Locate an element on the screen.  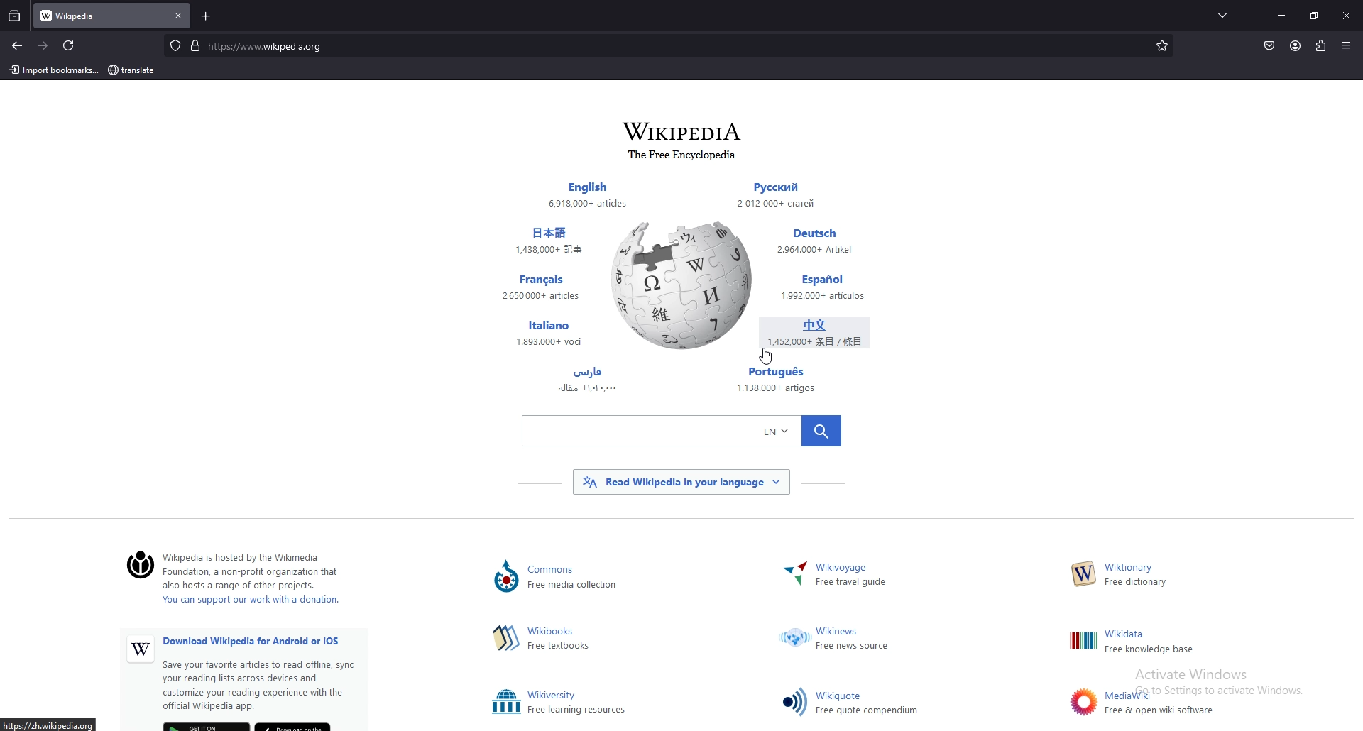
 is located at coordinates (141, 651).